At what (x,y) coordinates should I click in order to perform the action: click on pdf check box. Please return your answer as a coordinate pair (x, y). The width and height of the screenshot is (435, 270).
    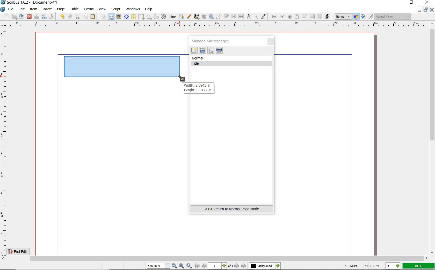
    Looking at the image, I should click on (282, 17).